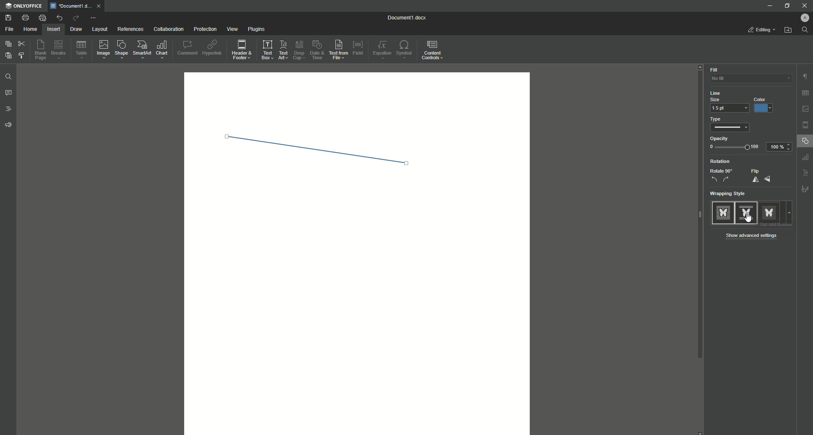  What do you see at coordinates (730, 194) in the screenshot?
I see `Wrapping Style` at bounding box center [730, 194].